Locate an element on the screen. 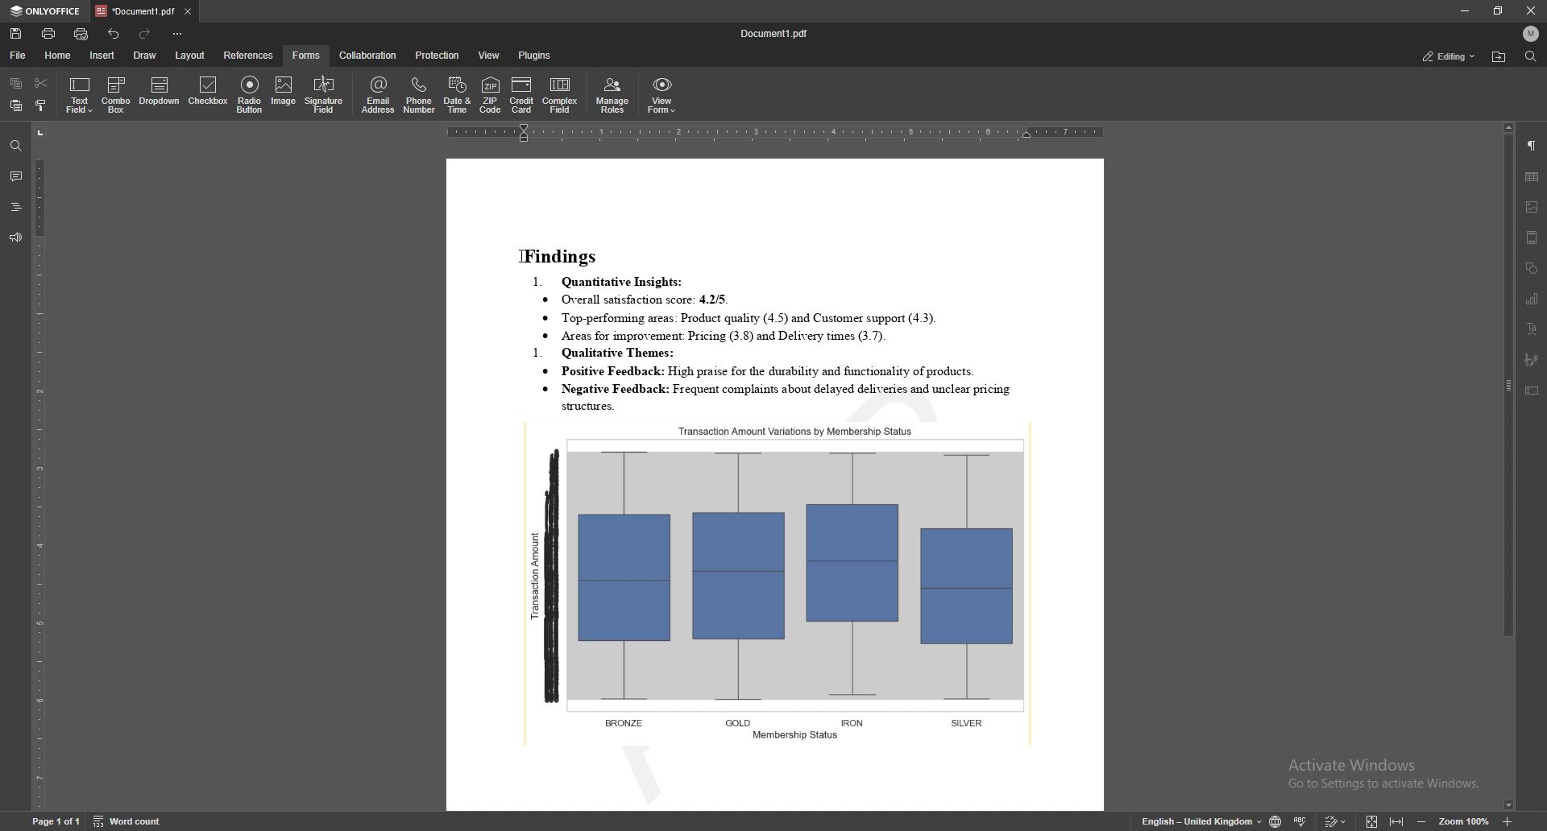 The image size is (1547, 831). image is located at coordinates (1532, 207).